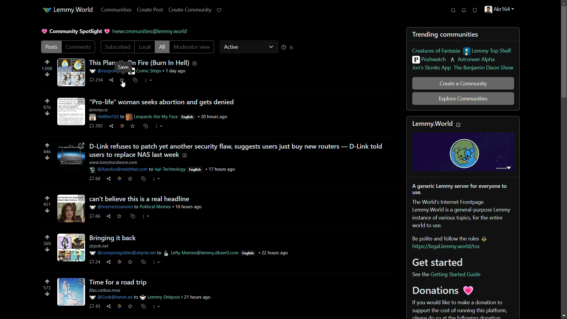 The width and height of the screenshot is (567, 319). What do you see at coordinates (192, 47) in the screenshot?
I see `moderator view` at bounding box center [192, 47].